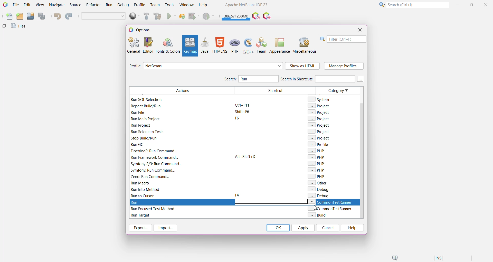 This screenshot has height=262, width=493. I want to click on Manage Profile, so click(344, 66).